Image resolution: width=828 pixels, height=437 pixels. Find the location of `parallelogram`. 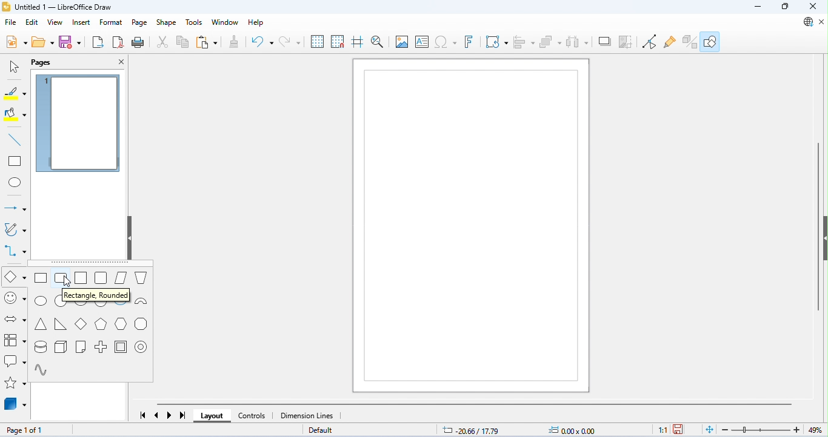

parallelogram is located at coordinates (121, 278).